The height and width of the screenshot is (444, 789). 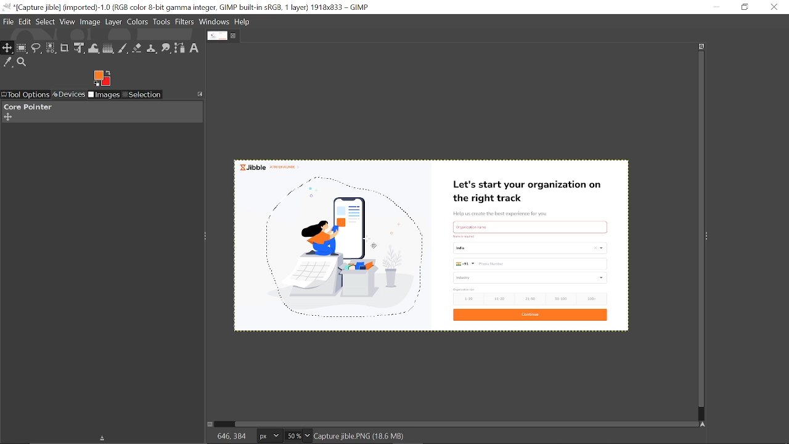 What do you see at coordinates (529, 192) in the screenshot?
I see `Let's start your organization on
the right track` at bounding box center [529, 192].